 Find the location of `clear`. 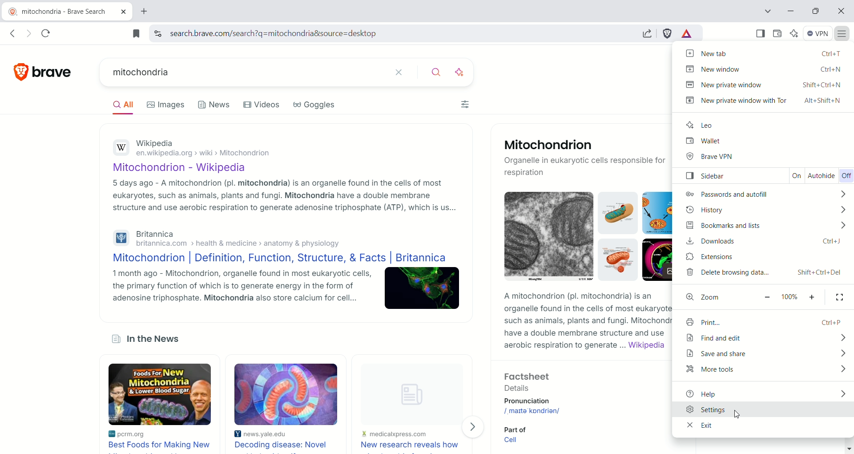

clear is located at coordinates (401, 73).